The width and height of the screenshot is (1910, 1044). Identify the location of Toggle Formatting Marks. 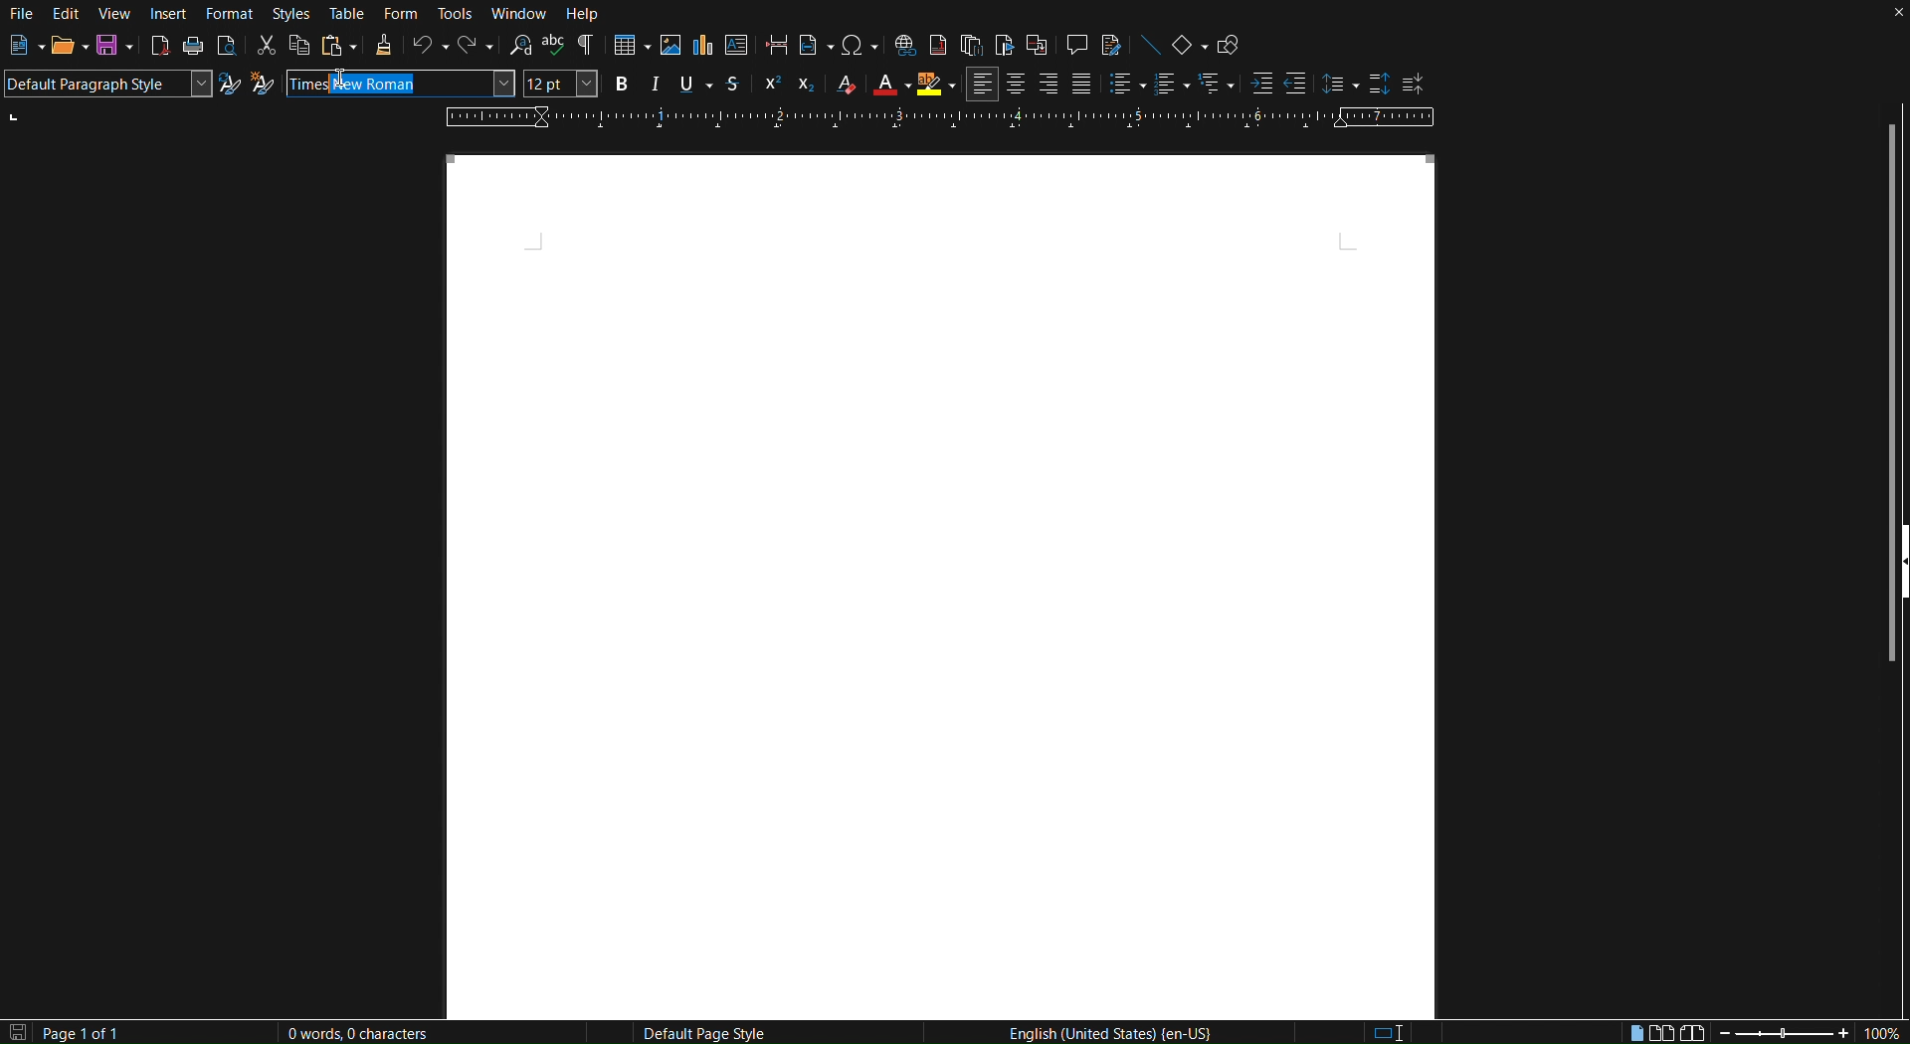
(587, 50).